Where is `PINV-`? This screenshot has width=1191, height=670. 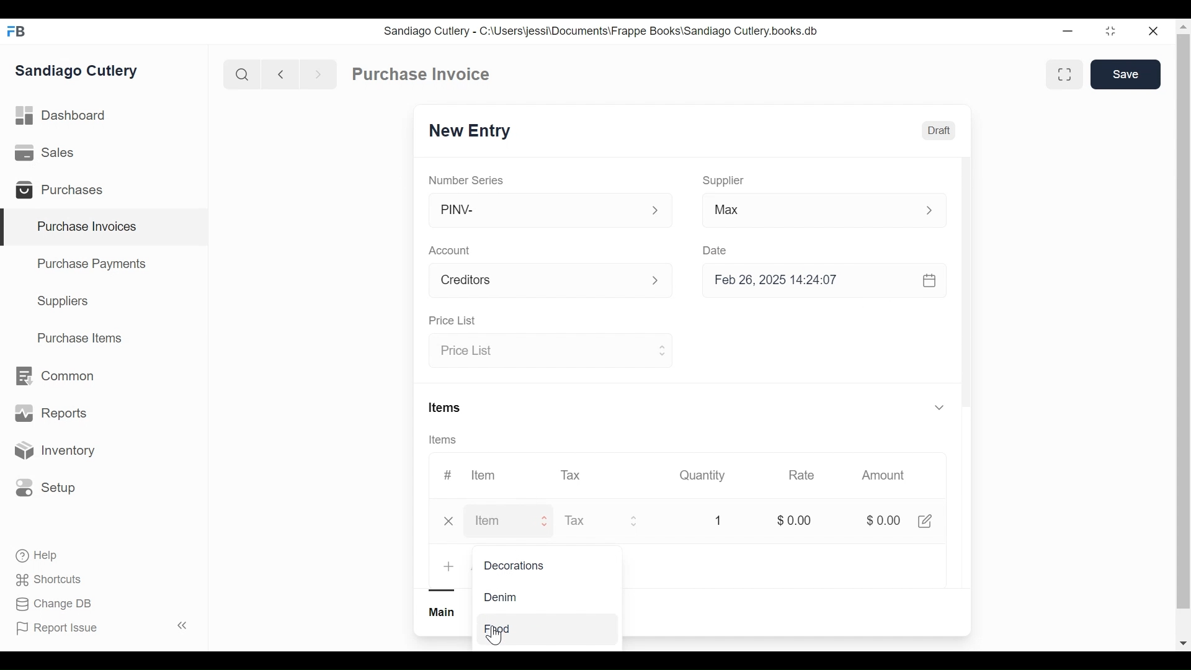
PINV- is located at coordinates (537, 211).